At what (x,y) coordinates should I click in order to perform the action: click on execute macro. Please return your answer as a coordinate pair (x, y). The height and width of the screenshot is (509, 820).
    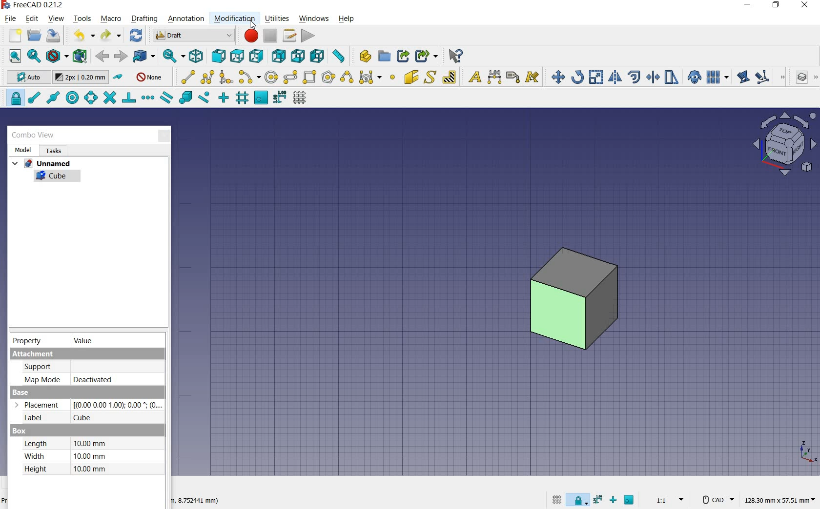
    Looking at the image, I should click on (307, 36).